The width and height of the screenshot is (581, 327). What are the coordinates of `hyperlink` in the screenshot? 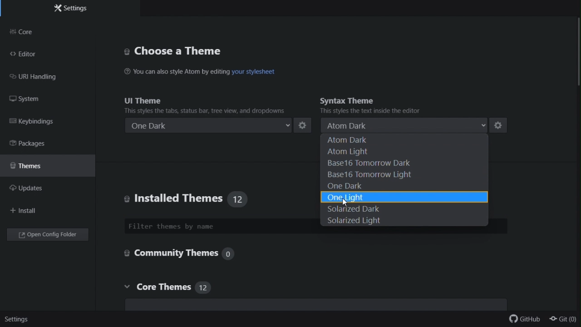 It's located at (255, 72).